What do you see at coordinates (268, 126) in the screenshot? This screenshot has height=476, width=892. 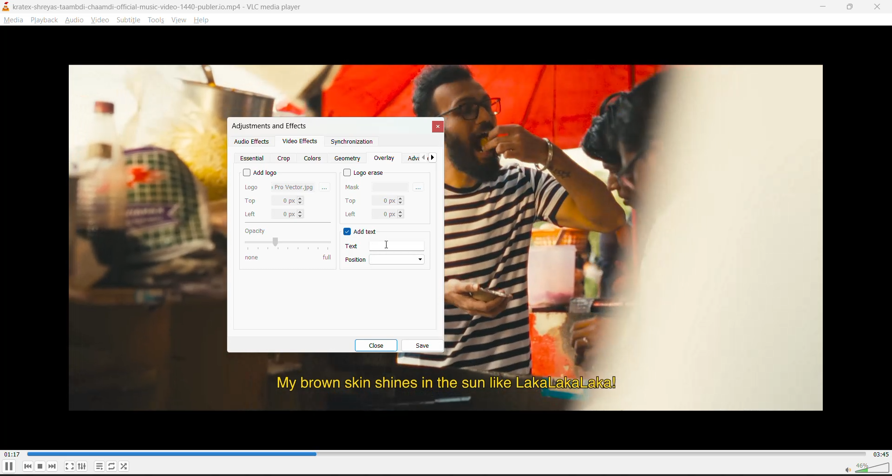 I see `adjustments and effects` at bounding box center [268, 126].